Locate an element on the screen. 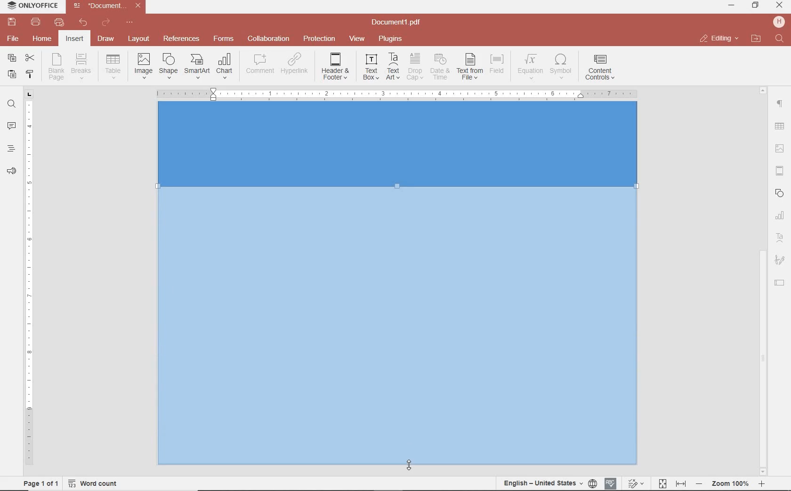  DROP CAP is located at coordinates (415, 67).